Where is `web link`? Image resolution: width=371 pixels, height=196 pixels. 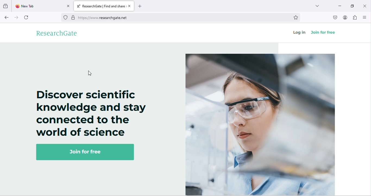
web link is located at coordinates (174, 17).